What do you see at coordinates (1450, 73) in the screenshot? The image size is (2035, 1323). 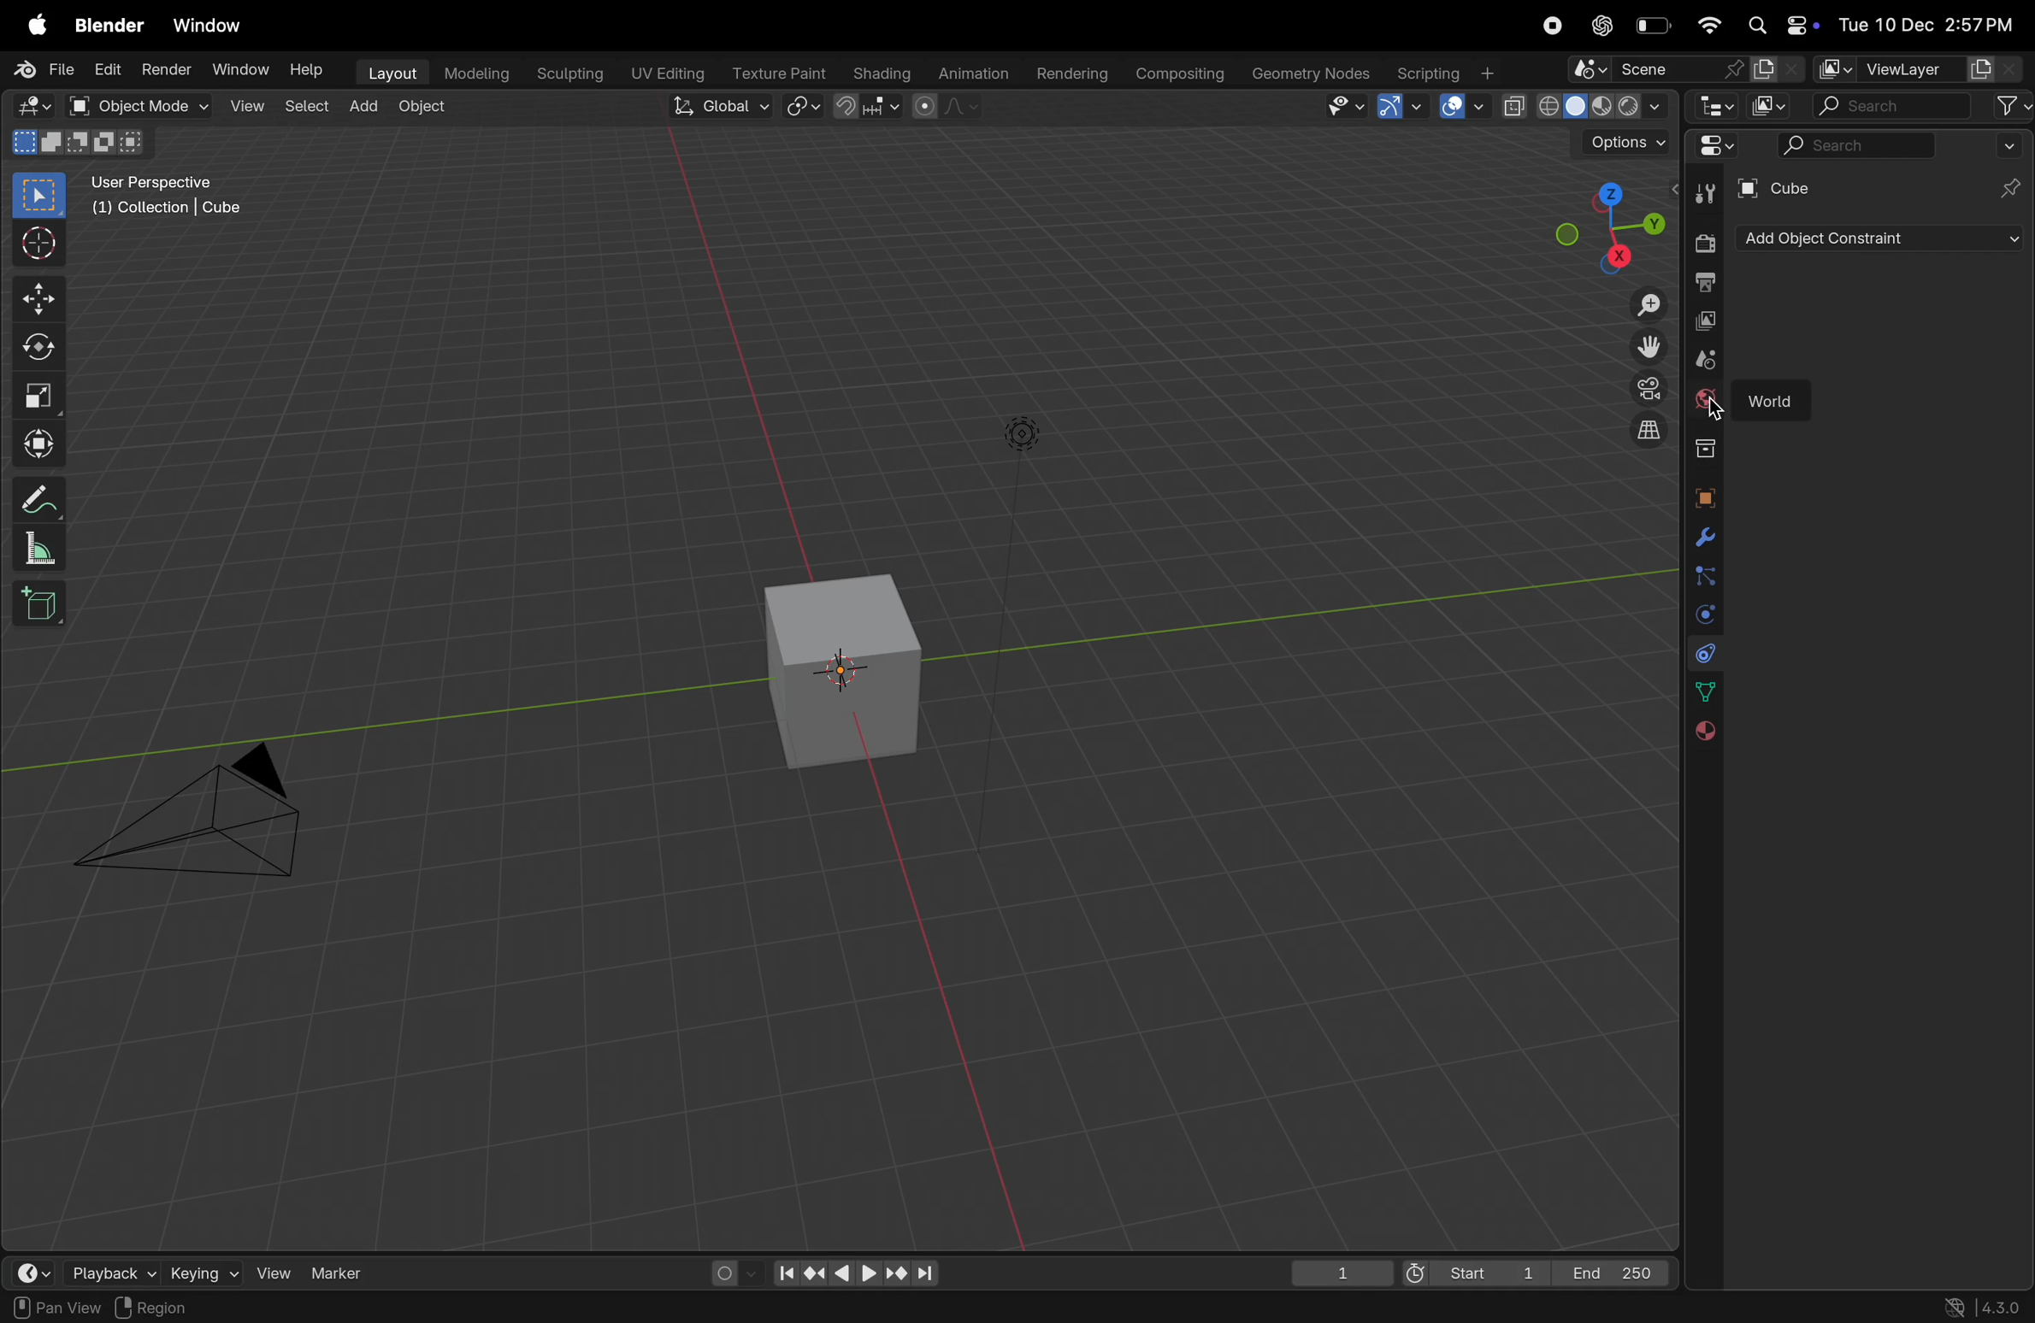 I see `Scripting` at bounding box center [1450, 73].